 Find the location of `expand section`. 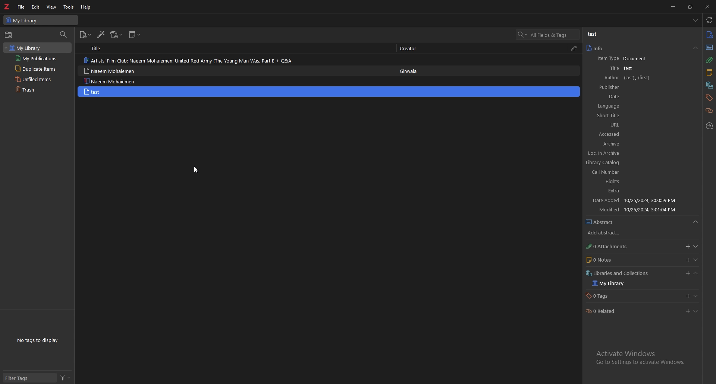

expand section is located at coordinates (697, 259).